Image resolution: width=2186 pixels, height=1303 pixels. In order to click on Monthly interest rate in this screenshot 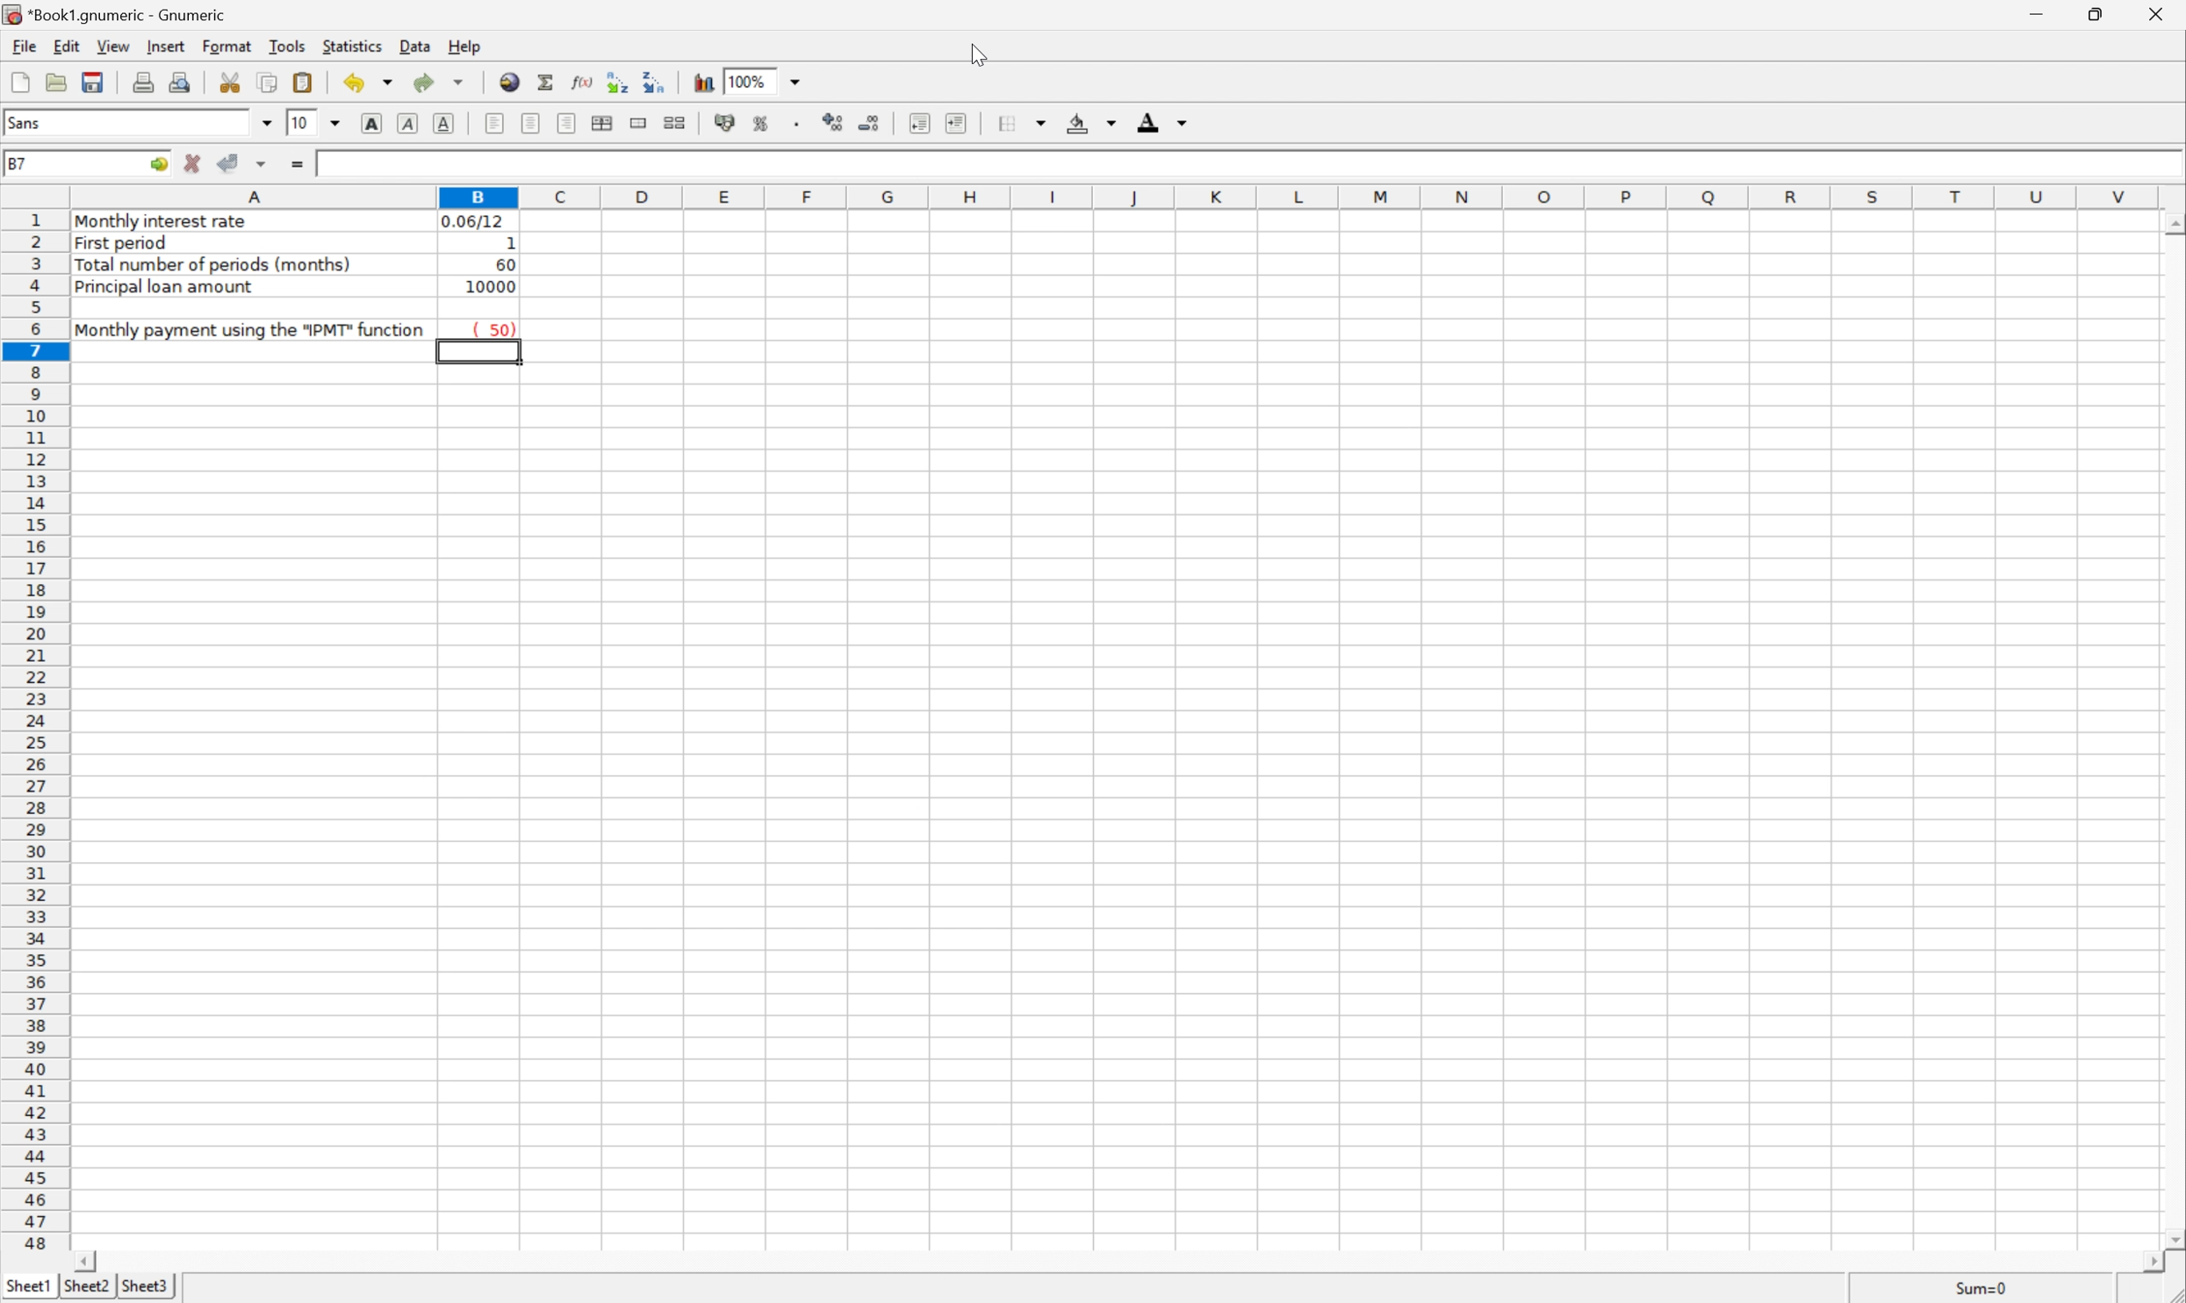, I will do `click(164, 223)`.